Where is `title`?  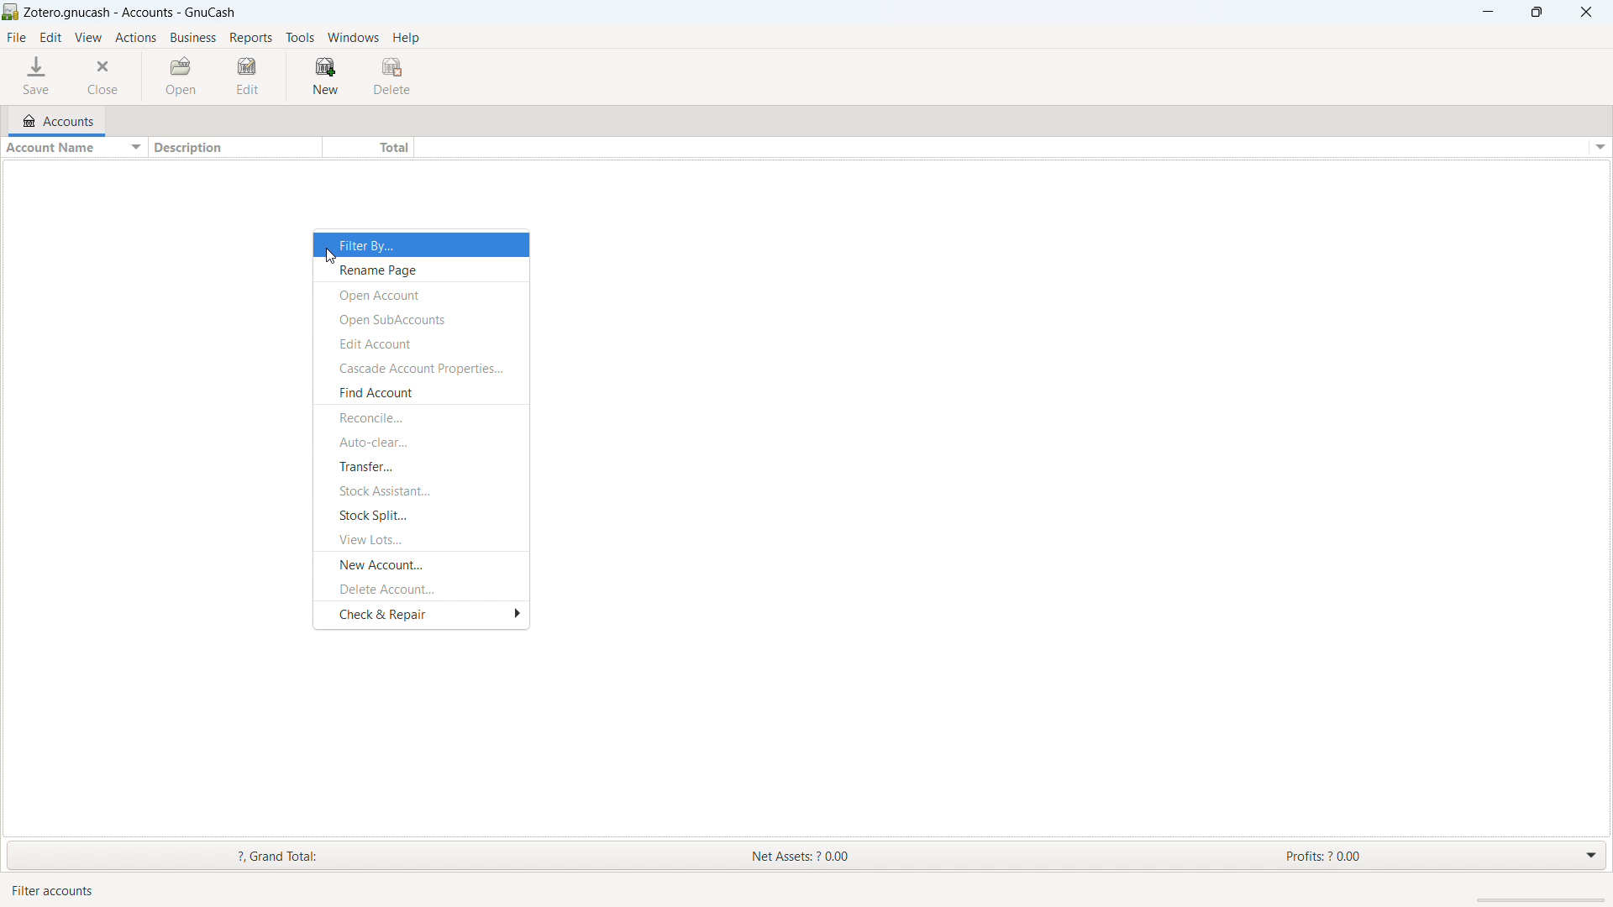
title is located at coordinates (131, 13).